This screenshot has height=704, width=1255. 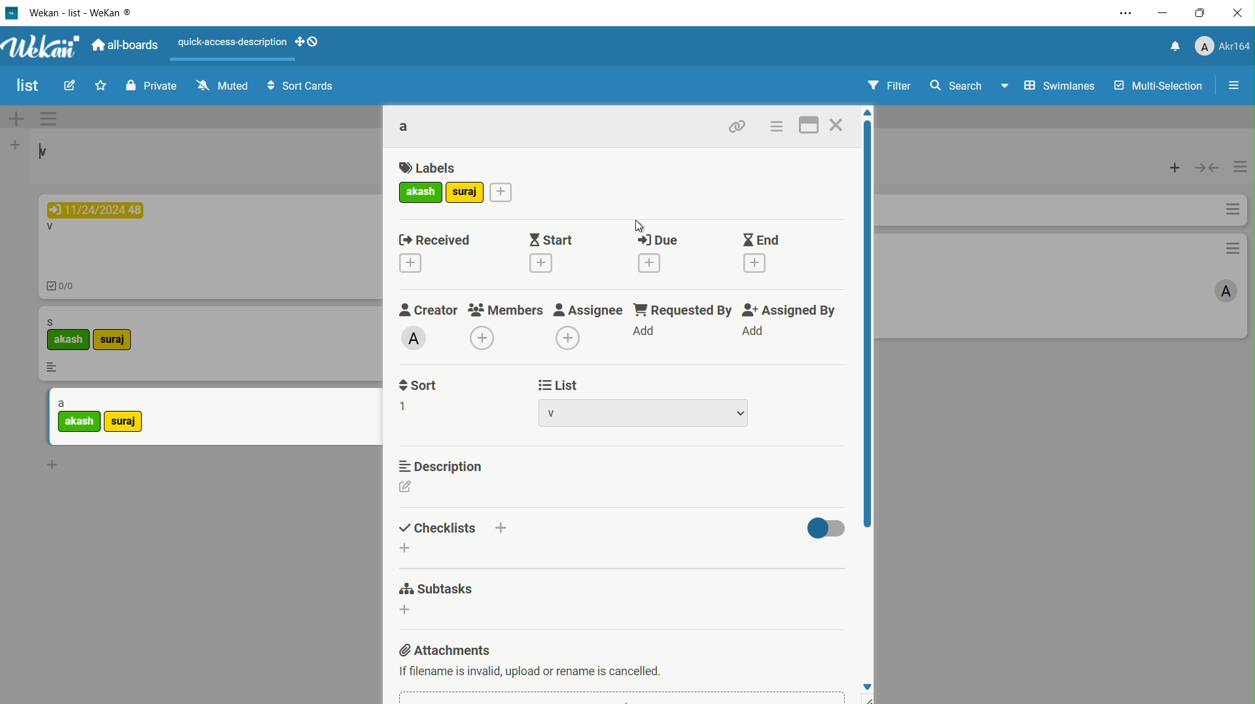 I want to click on add more label, so click(x=466, y=192).